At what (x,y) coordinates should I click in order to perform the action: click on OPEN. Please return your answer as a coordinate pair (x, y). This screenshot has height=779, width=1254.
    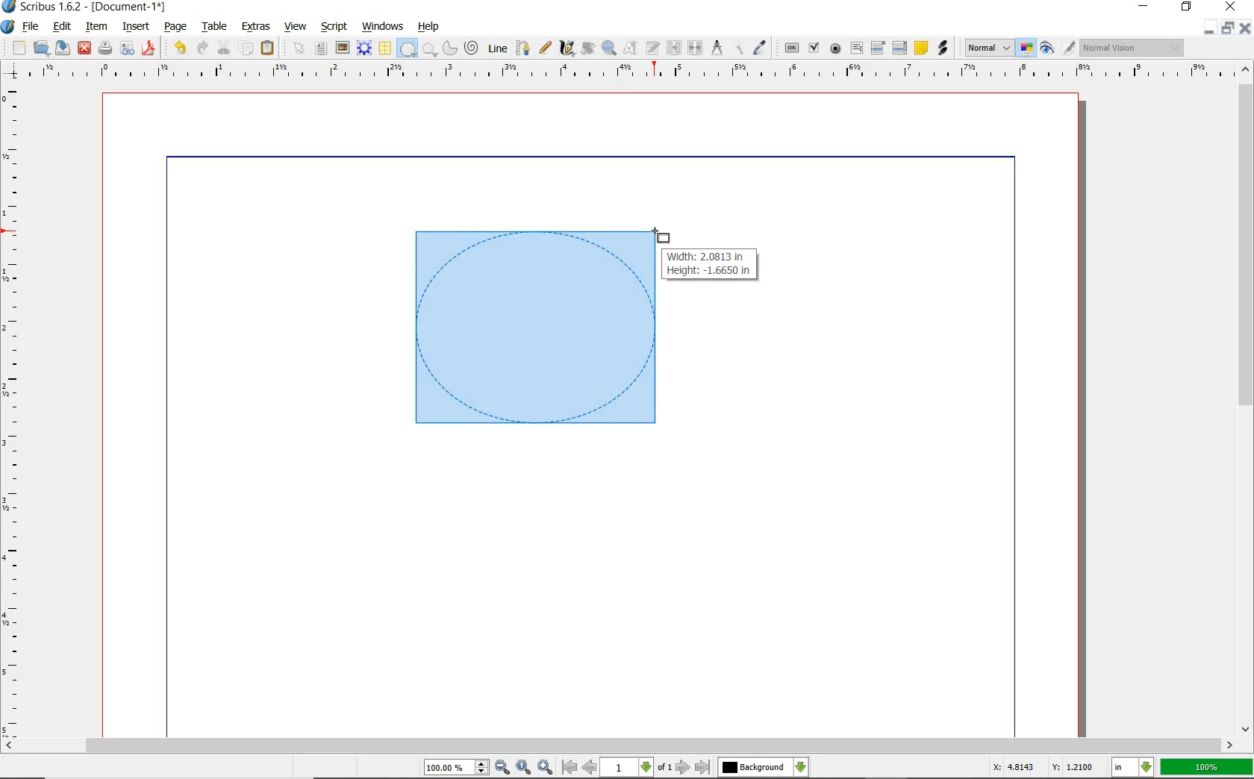
    Looking at the image, I should click on (41, 47).